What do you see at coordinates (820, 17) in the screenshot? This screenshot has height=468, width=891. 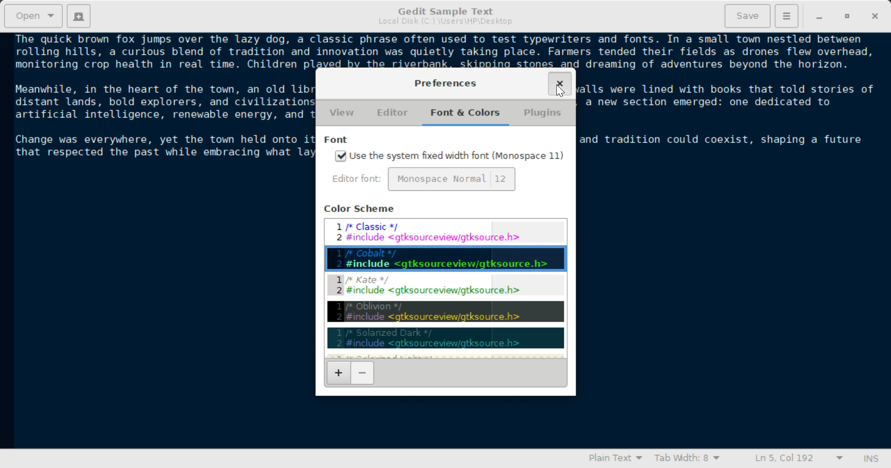 I see `Restore Down ` at bounding box center [820, 17].